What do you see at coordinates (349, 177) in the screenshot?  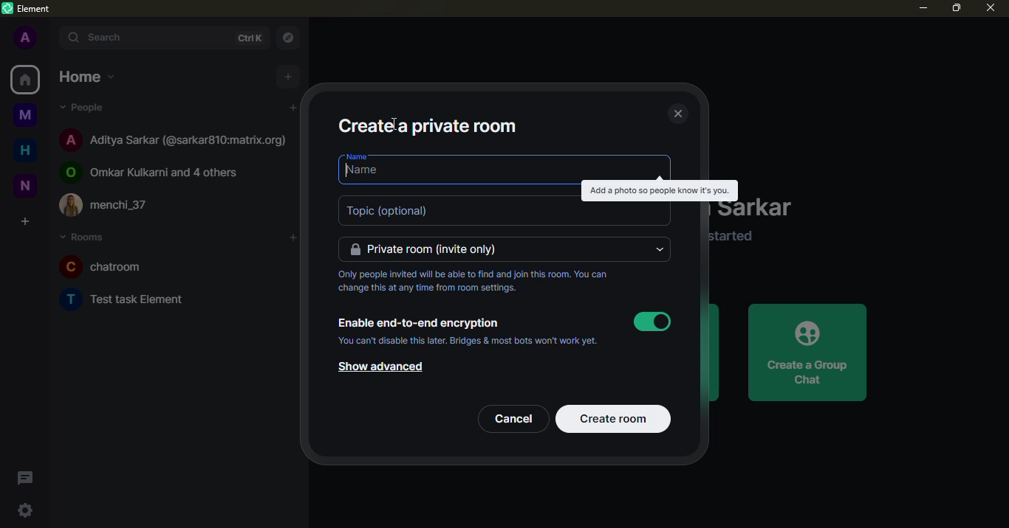 I see `cursor` at bounding box center [349, 177].